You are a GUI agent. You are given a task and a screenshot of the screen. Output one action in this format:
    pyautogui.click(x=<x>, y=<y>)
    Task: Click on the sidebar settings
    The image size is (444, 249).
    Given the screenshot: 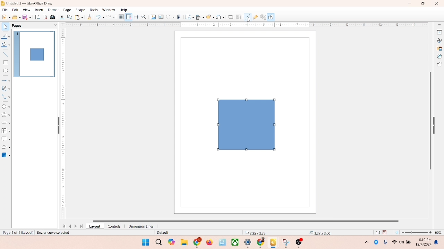 What is the action you would take?
    pyautogui.click(x=439, y=25)
    